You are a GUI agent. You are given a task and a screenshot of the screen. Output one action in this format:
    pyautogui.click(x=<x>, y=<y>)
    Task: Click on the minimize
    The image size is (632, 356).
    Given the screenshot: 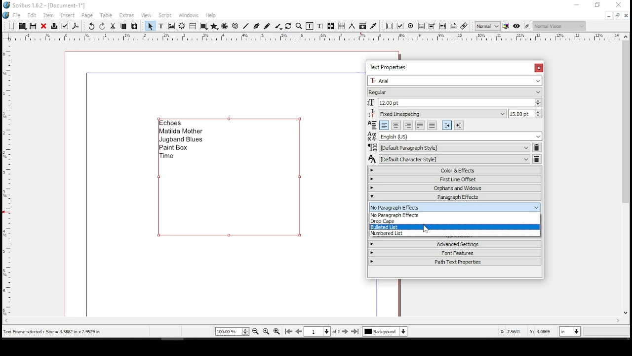 What is the action you would take?
    pyautogui.click(x=577, y=5)
    